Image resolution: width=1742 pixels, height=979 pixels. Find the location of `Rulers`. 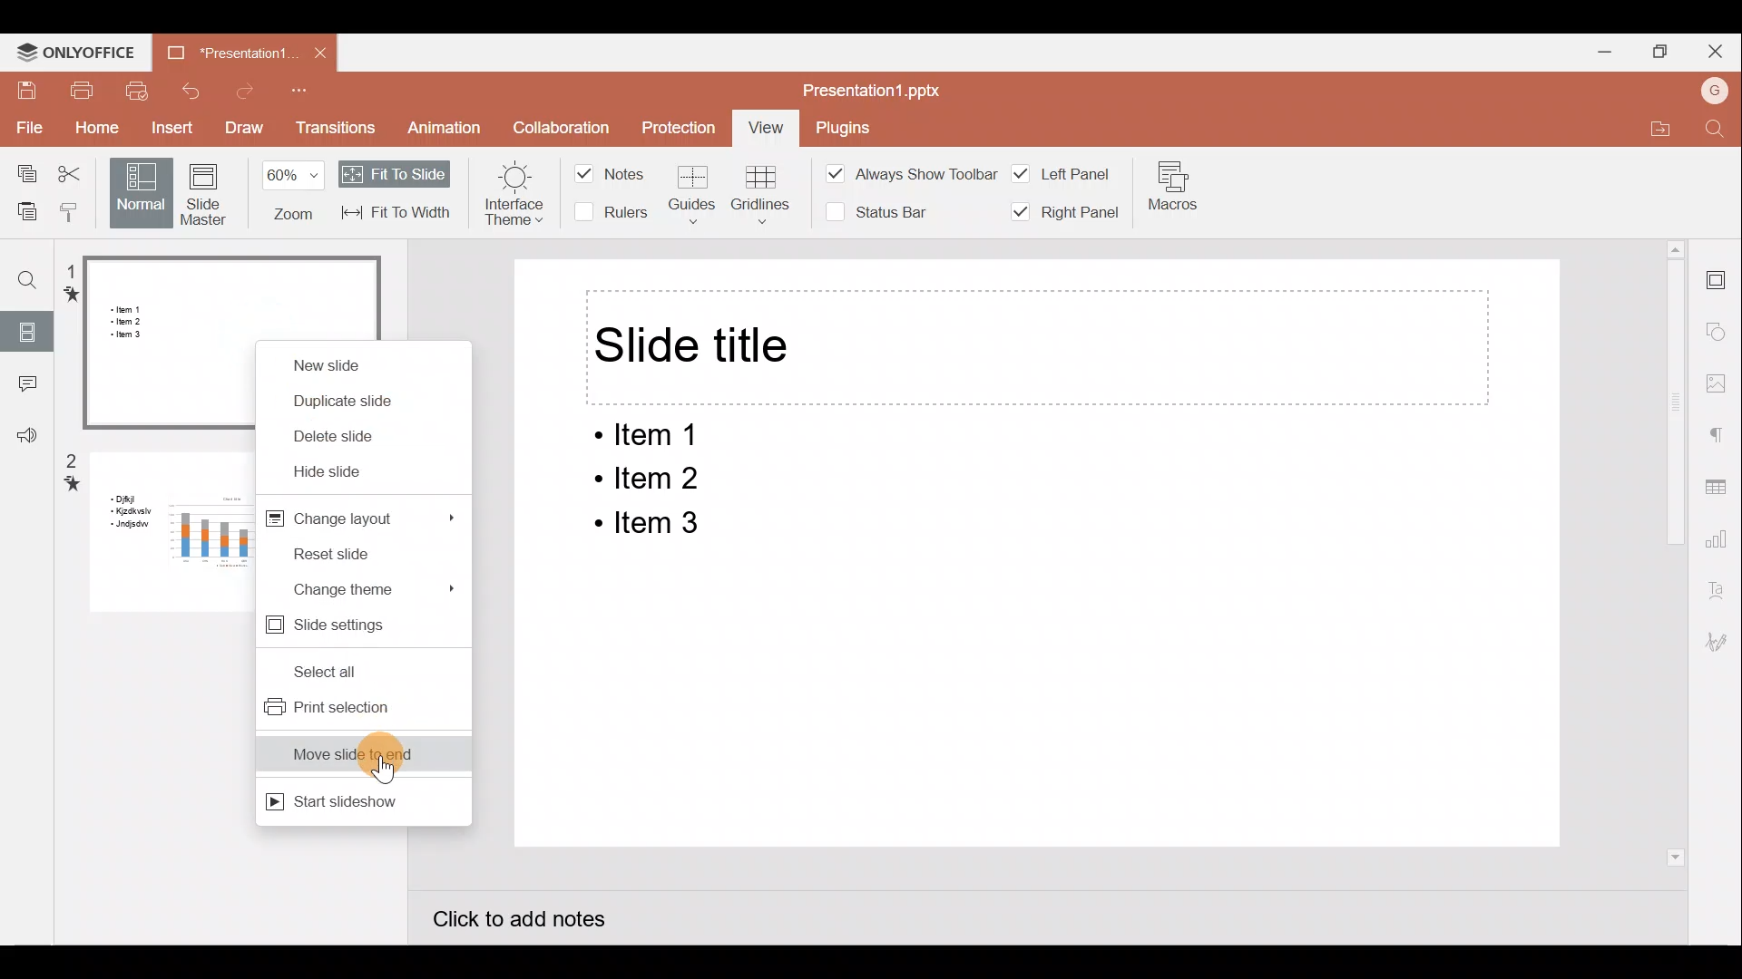

Rulers is located at coordinates (615, 211).